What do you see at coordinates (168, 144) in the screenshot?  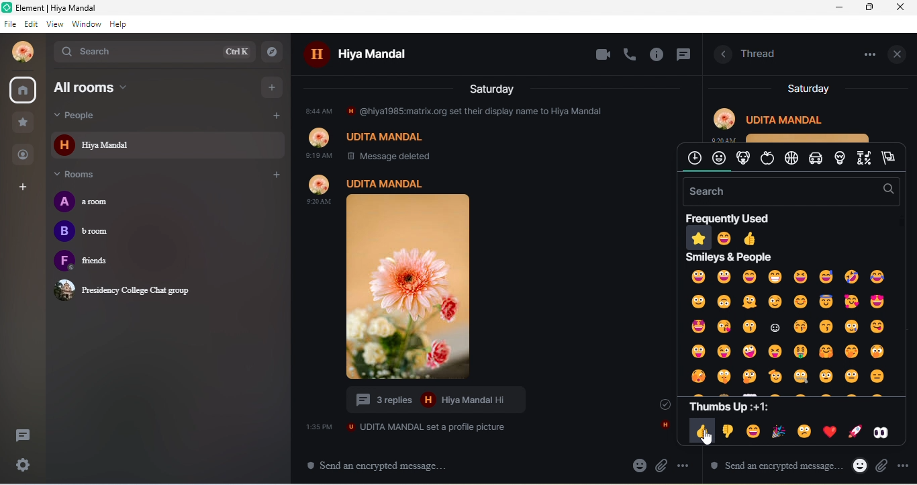 I see `hiya mandal` at bounding box center [168, 144].